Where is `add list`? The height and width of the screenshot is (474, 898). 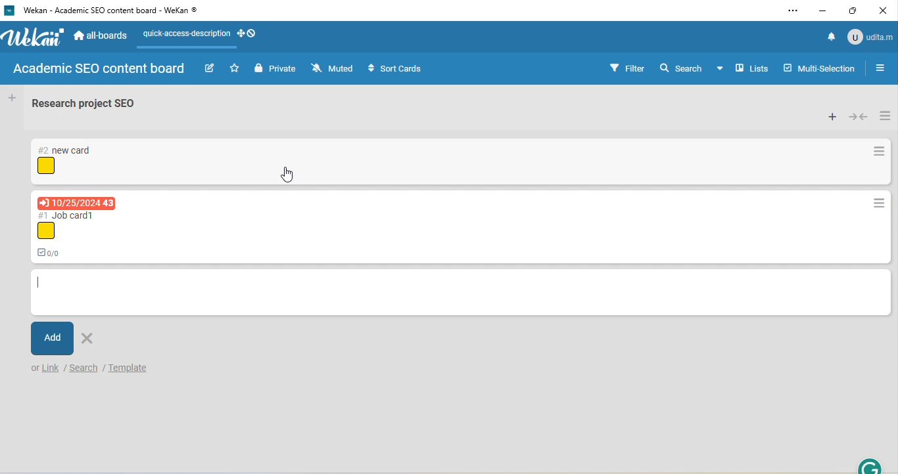 add list is located at coordinates (11, 98).